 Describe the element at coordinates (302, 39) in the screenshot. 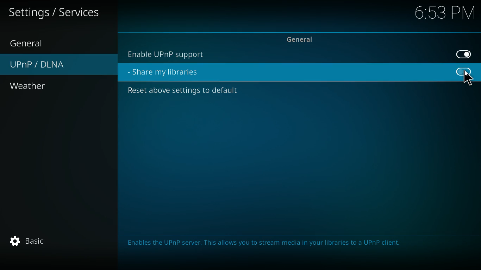

I see `general ` at that location.